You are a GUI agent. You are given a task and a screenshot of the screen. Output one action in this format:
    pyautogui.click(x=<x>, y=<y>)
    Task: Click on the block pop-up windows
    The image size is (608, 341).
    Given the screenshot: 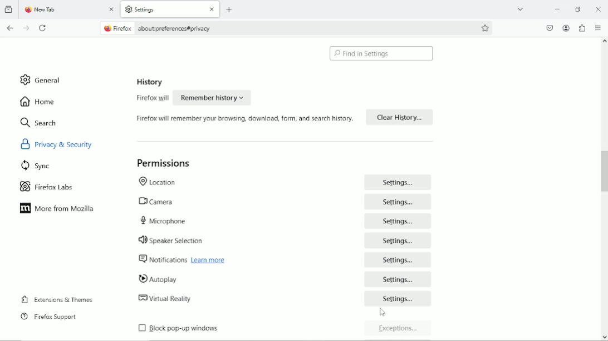 What is the action you would take?
    pyautogui.click(x=215, y=330)
    